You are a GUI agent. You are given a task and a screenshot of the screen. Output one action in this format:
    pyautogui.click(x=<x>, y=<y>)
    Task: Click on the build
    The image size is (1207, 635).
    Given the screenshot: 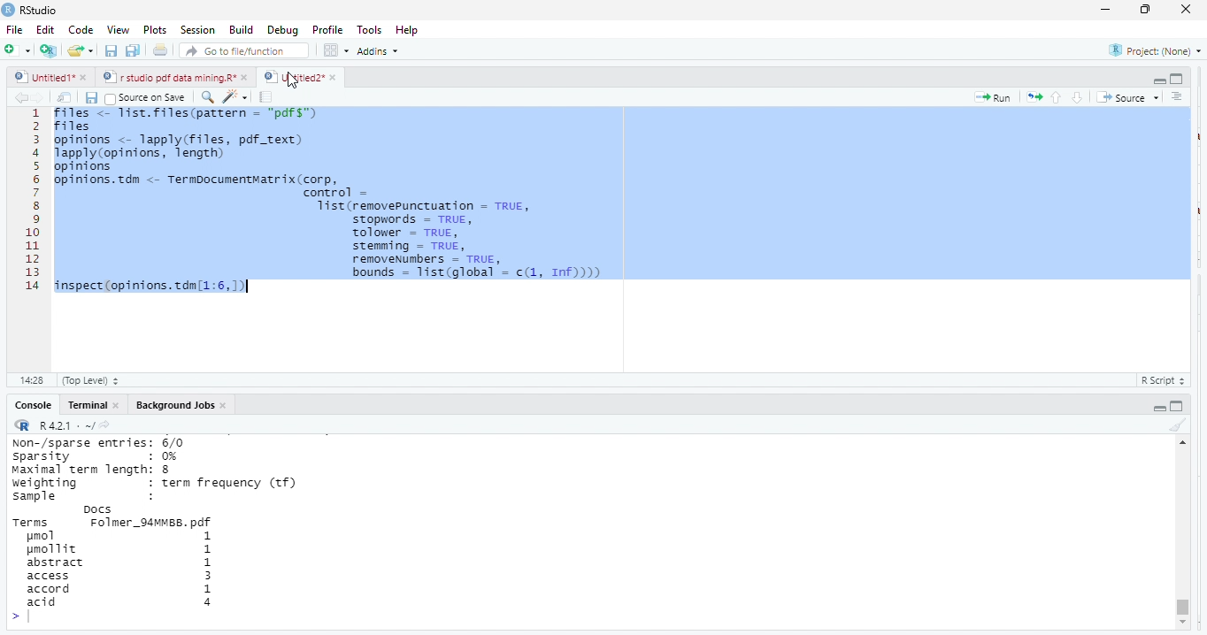 What is the action you would take?
    pyautogui.click(x=242, y=29)
    